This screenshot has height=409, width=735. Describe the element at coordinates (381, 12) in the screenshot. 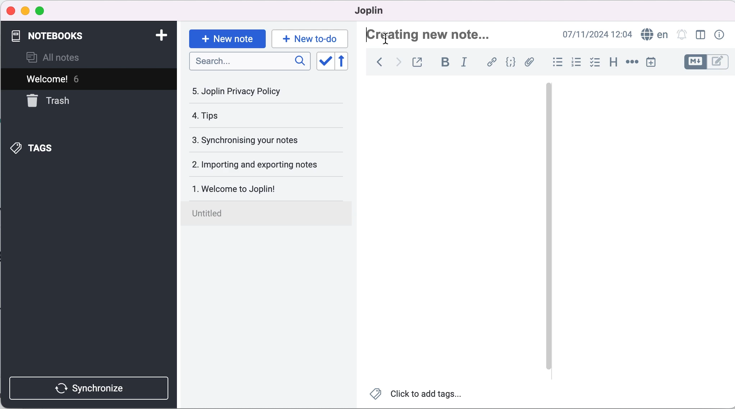

I see `joplin` at that location.